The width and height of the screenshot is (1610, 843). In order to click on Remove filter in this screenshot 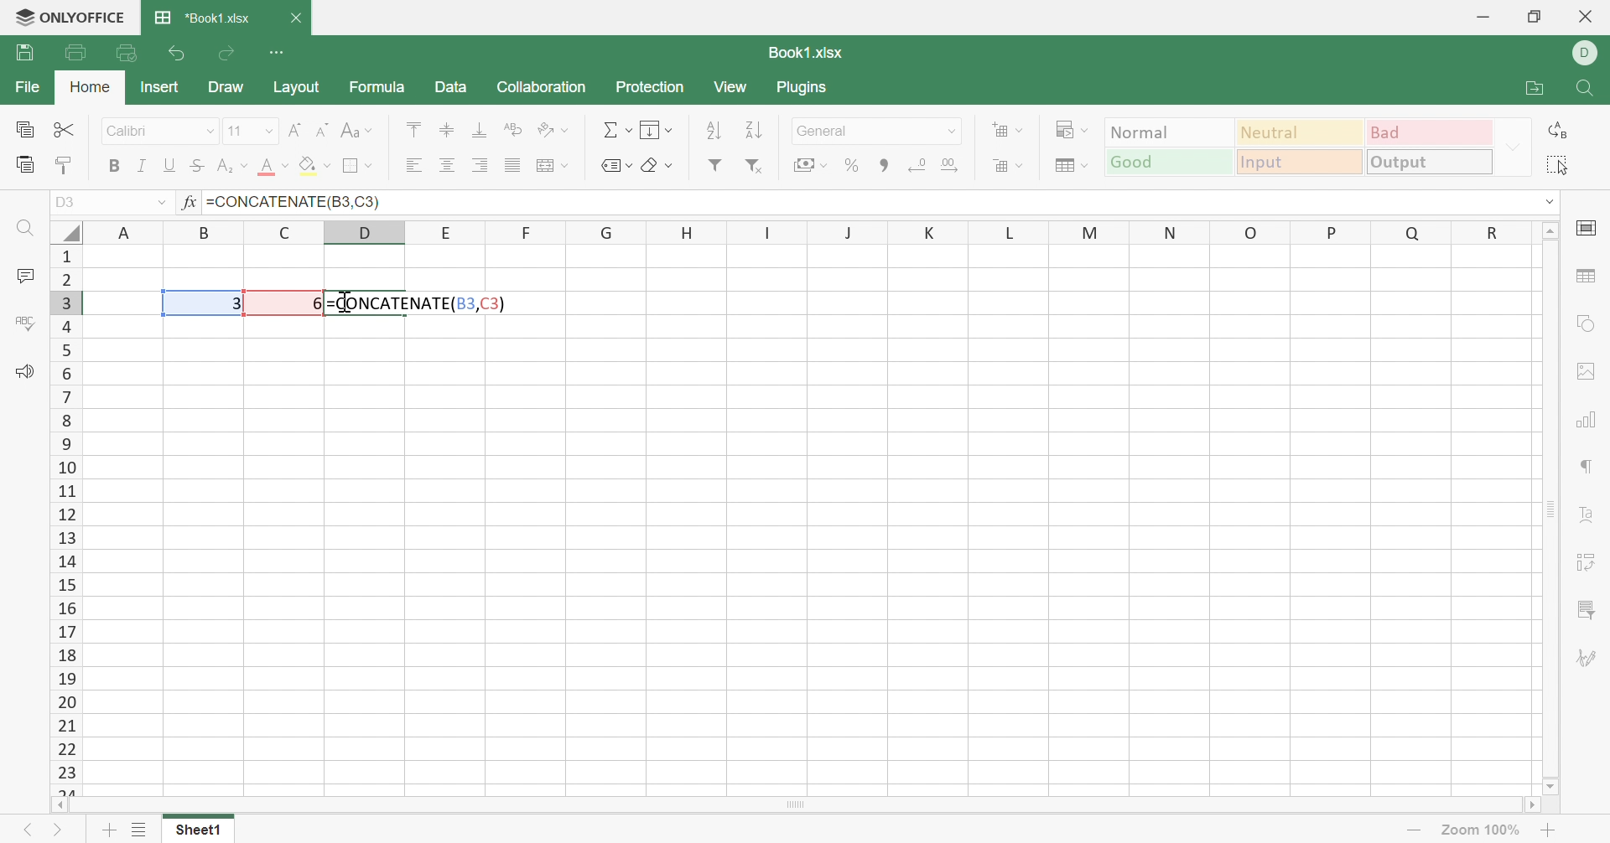, I will do `click(750, 163)`.